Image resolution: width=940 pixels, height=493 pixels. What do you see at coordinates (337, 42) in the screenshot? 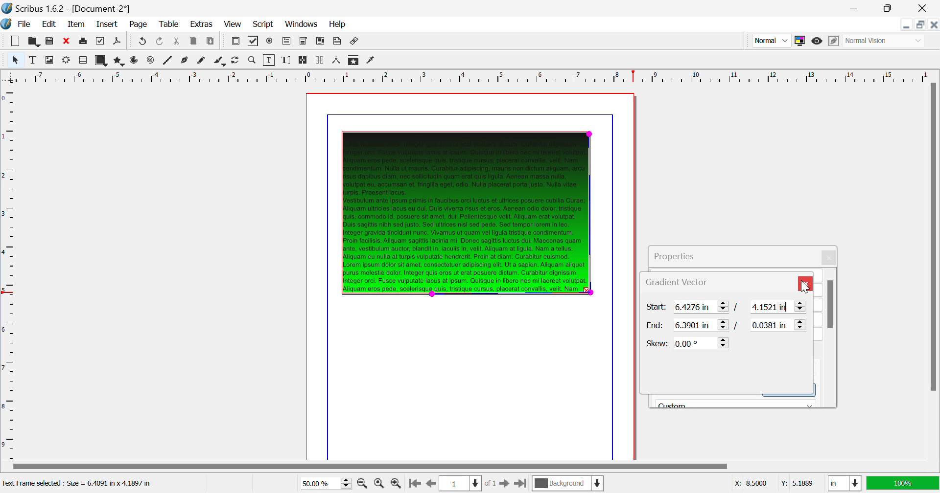
I see `Text Annotation` at bounding box center [337, 42].